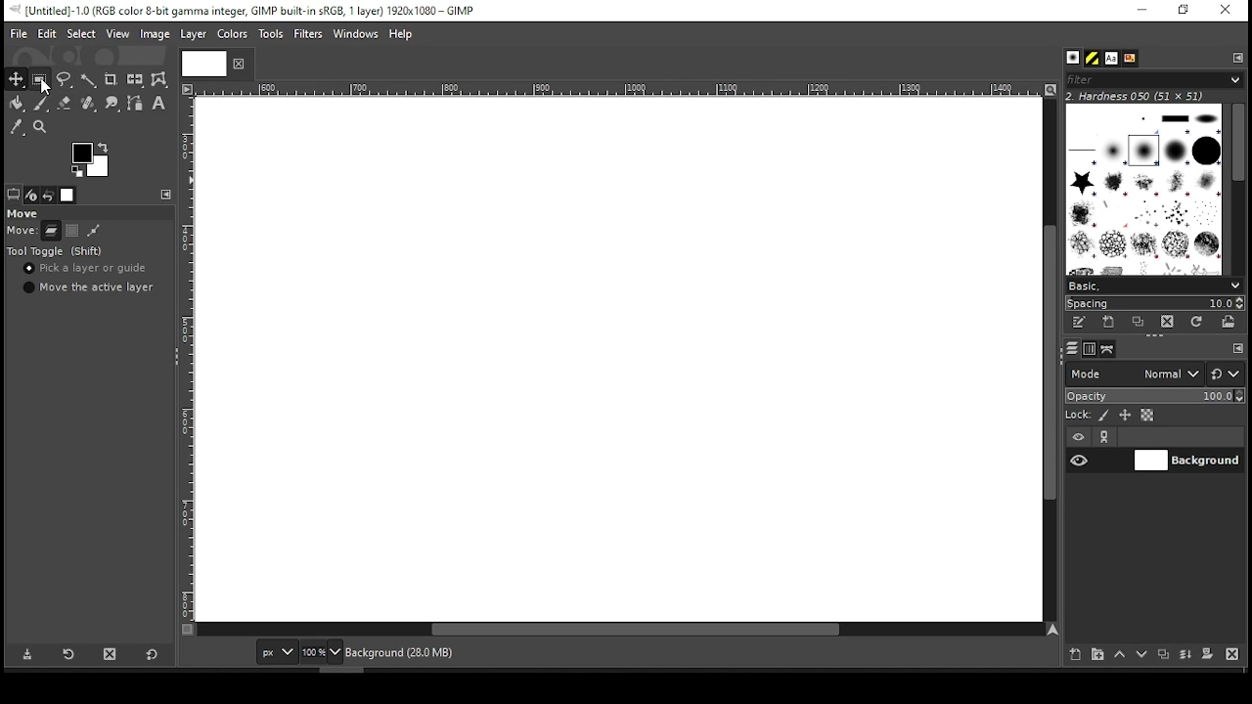 The height and width of the screenshot is (704, 1252). Describe the element at coordinates (278, 653) in the screenshot. I see `units` at that location.